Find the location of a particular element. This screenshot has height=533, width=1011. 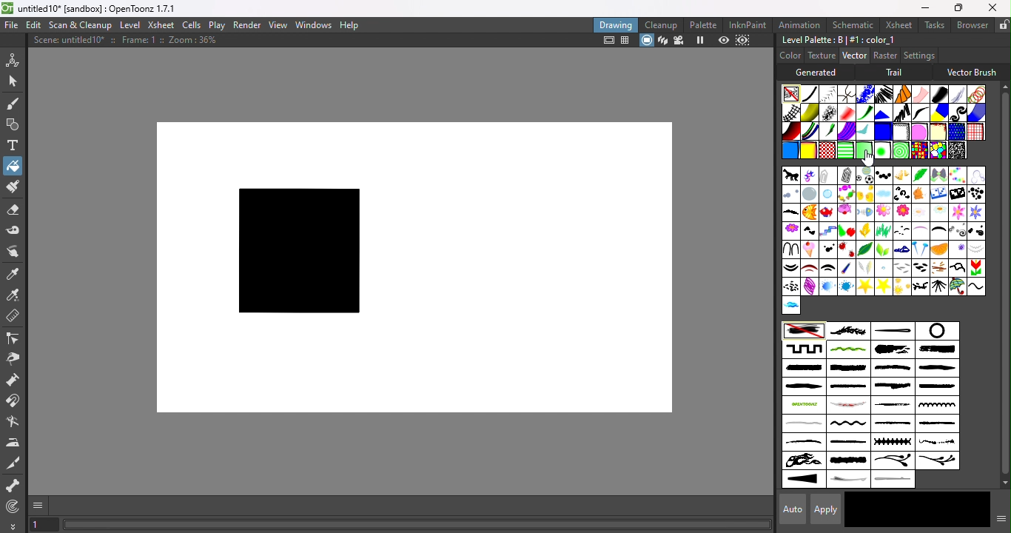

Scene details is located at coordinates (131, 42).